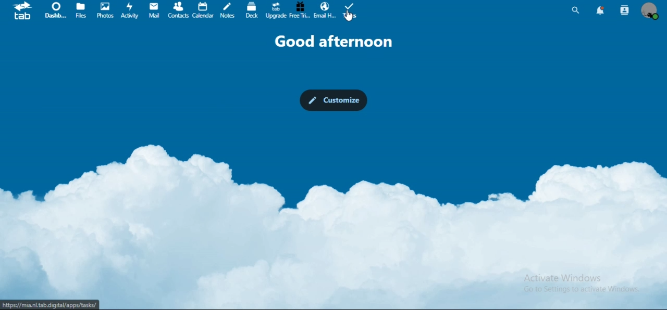  I want to click on free trial, so click(299, 10).